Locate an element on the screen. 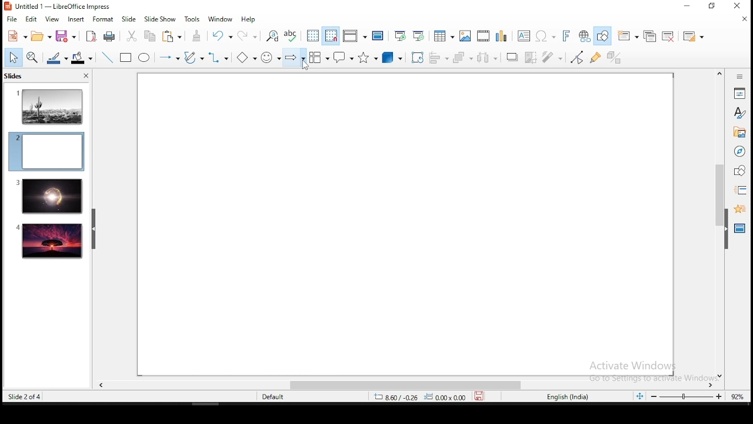 Image resolution: width=753 pixels, height=424 pixels. gallery is located at coordinates (739, 134).